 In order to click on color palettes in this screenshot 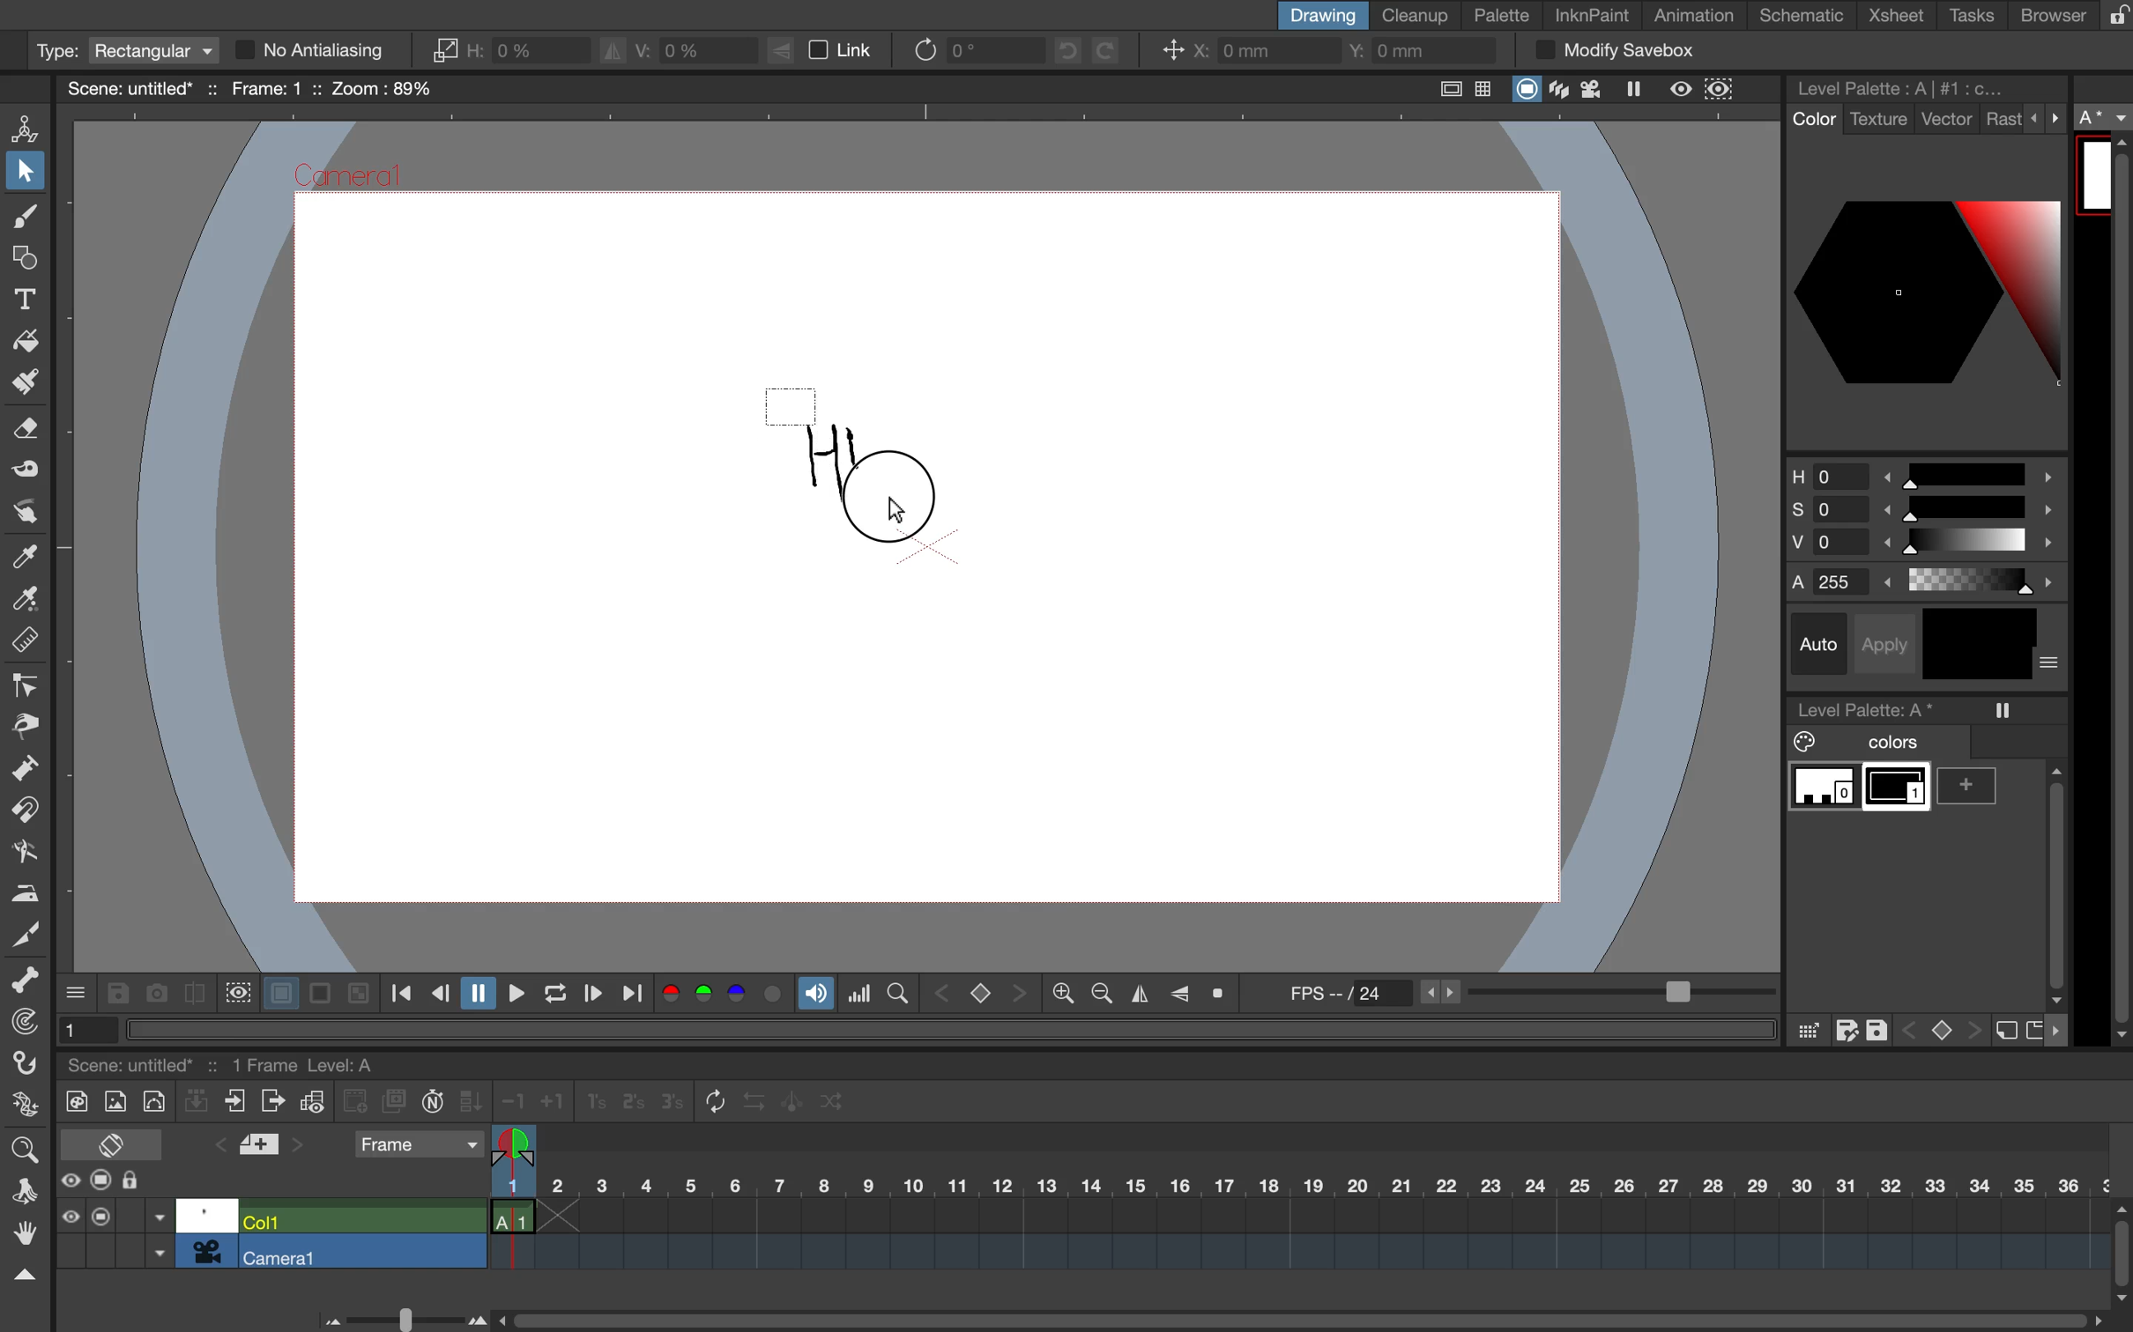, I will do `click(1926, 291)`.